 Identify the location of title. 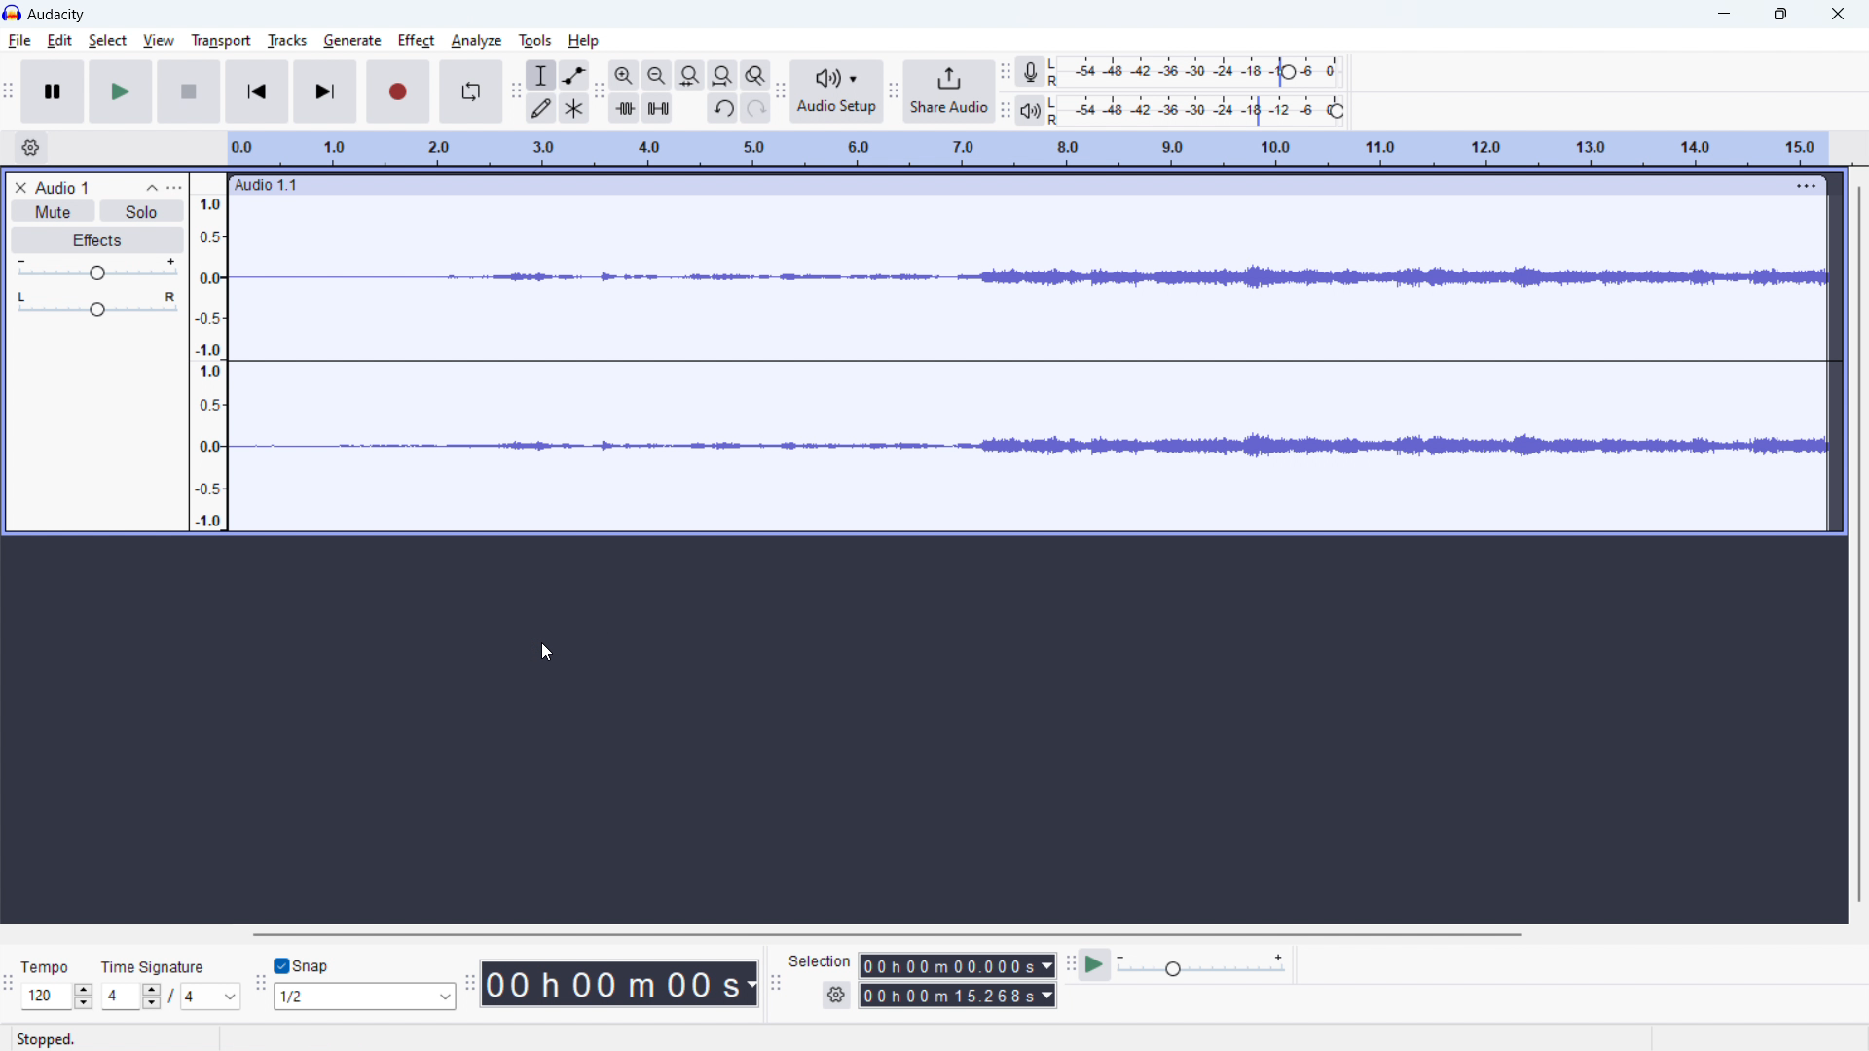
(58, 15).